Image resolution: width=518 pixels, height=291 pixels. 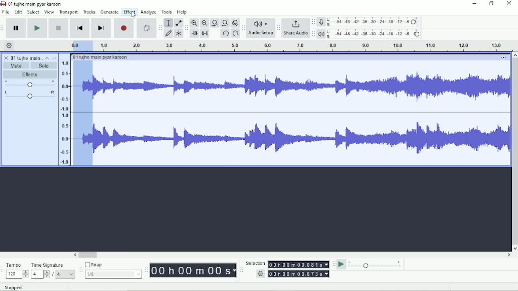 What do you see at coordinates (261, 34) in the screenshot?
I see `Audio Setup` at bounding box center [261, 34].